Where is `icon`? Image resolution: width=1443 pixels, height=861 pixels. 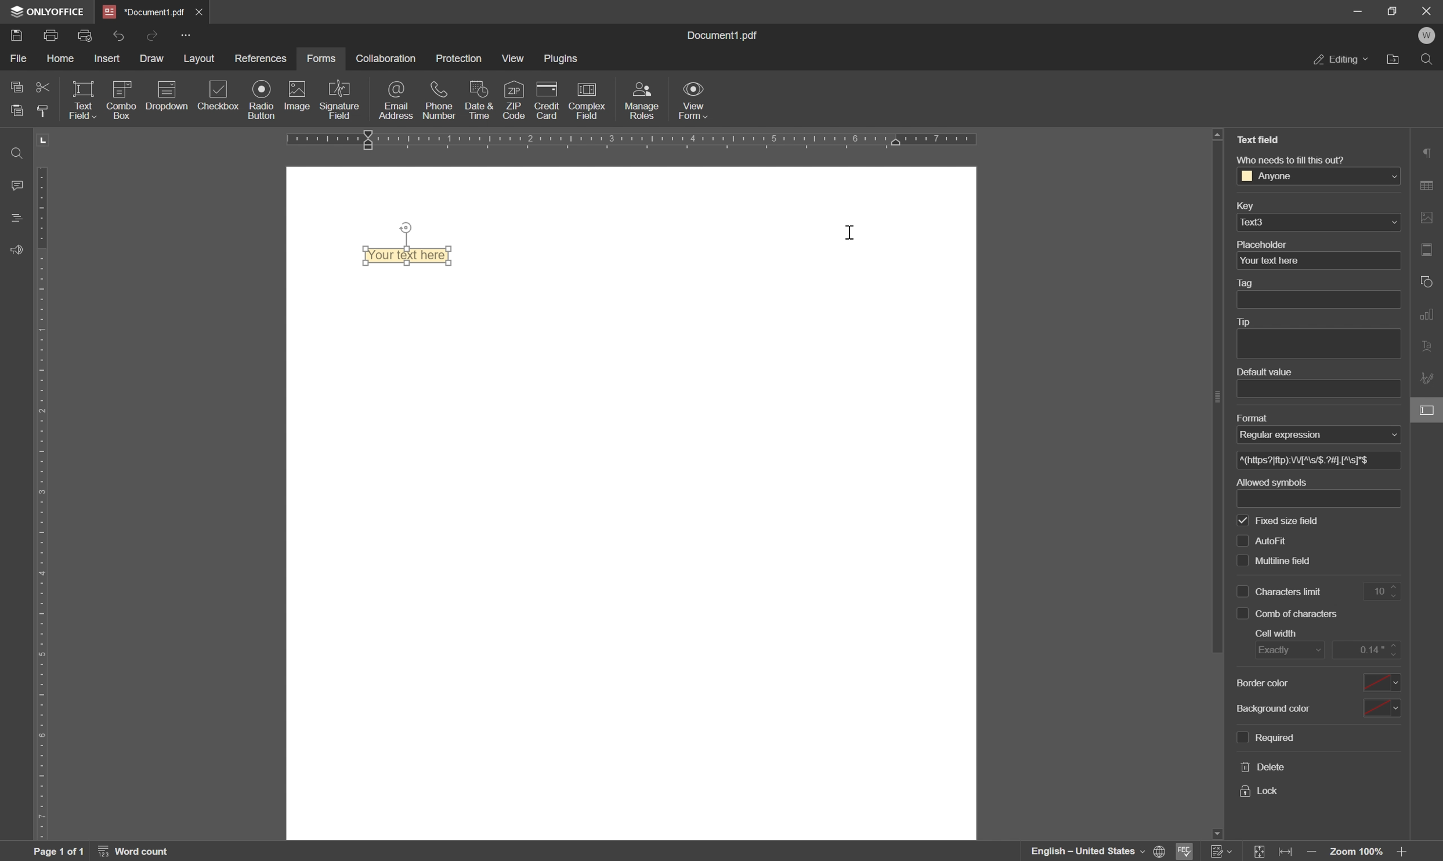 icon is located at coordinates (120, 99).